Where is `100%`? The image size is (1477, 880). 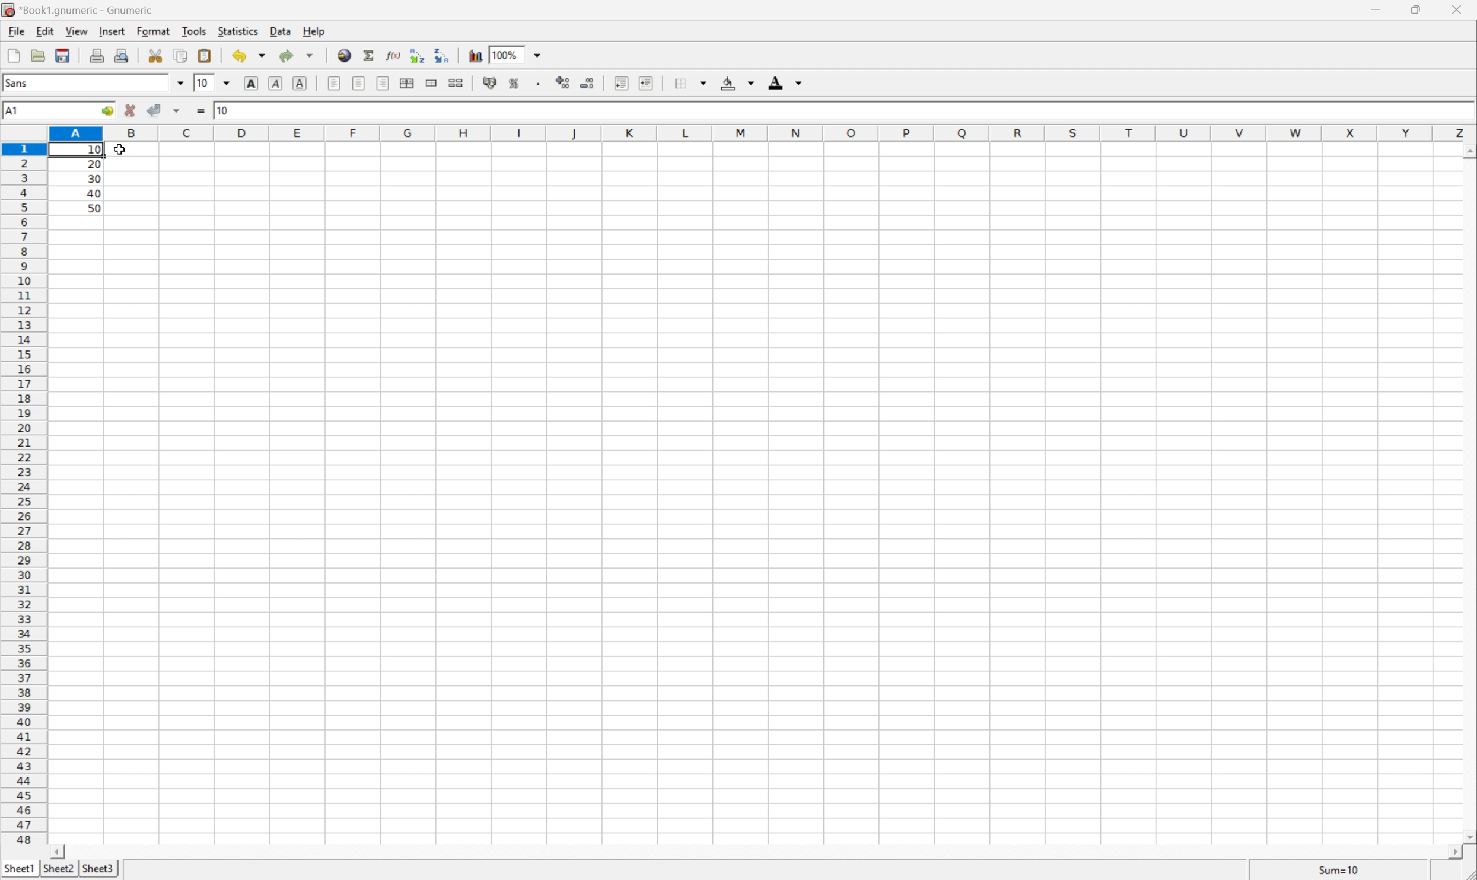 100% is located at coordinates (506, 55).